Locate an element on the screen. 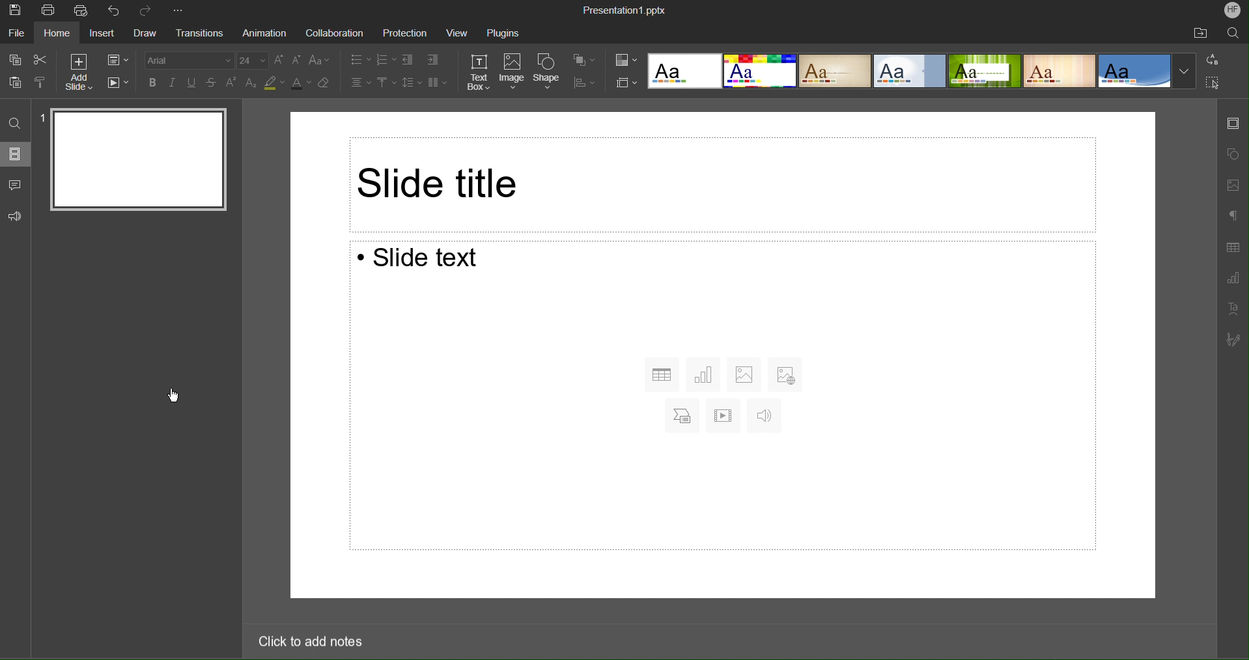  Distribute is located at coordinates (583, 81).